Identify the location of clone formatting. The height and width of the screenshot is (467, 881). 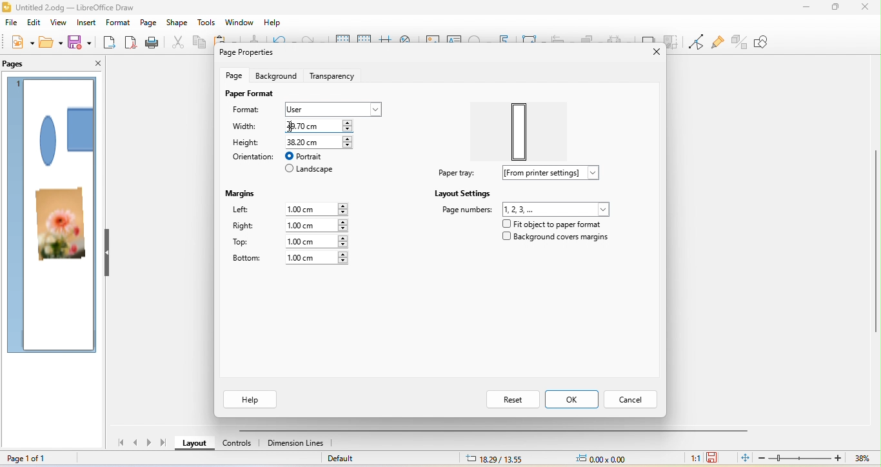
(258, 39).